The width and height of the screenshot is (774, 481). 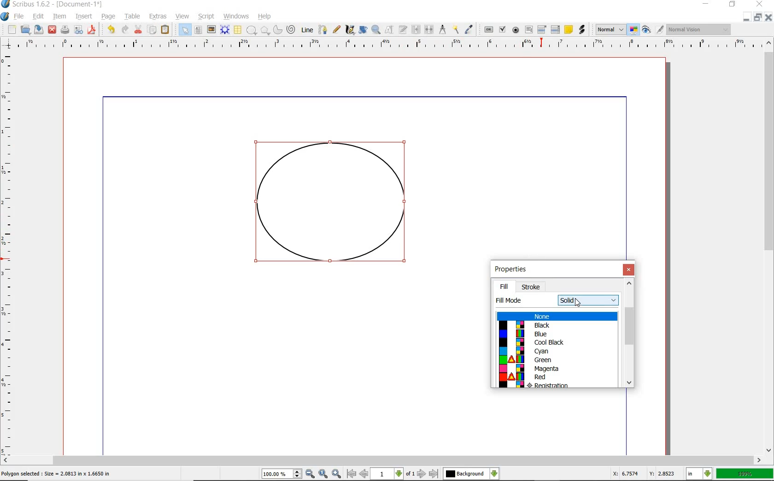 What do you see at coordinates (403, 29) in the screenshot?
I see `EDIT TEXT WITH STORY EDITOR` at bounding box center [403, 29].